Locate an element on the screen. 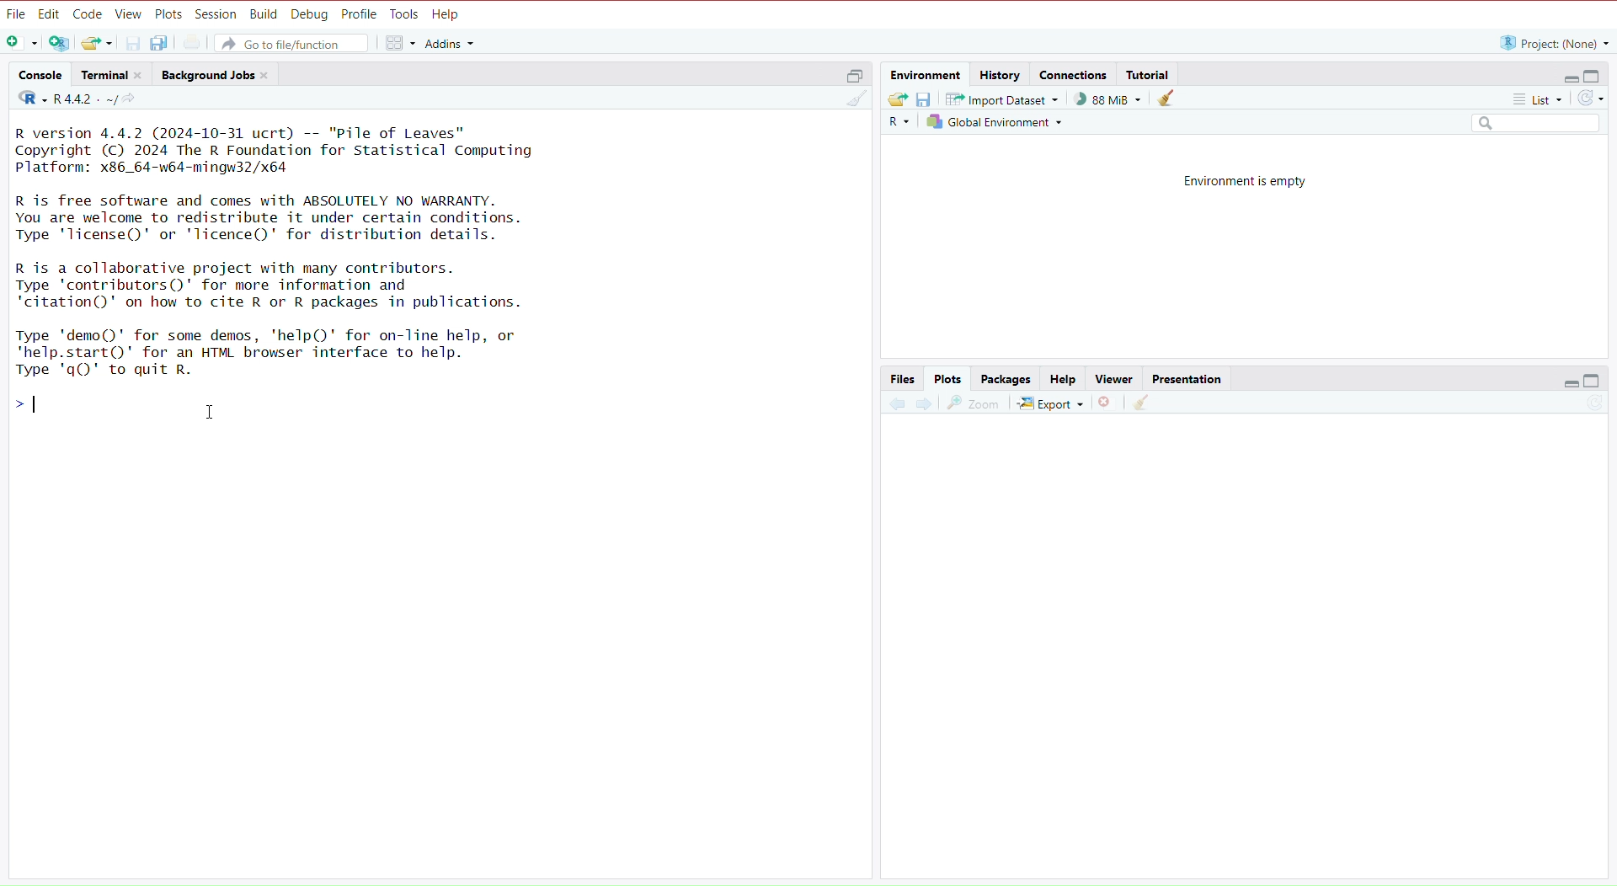 The height and width of the screenshot is (886, 1617). Profile is located at coordinates (360, 13).